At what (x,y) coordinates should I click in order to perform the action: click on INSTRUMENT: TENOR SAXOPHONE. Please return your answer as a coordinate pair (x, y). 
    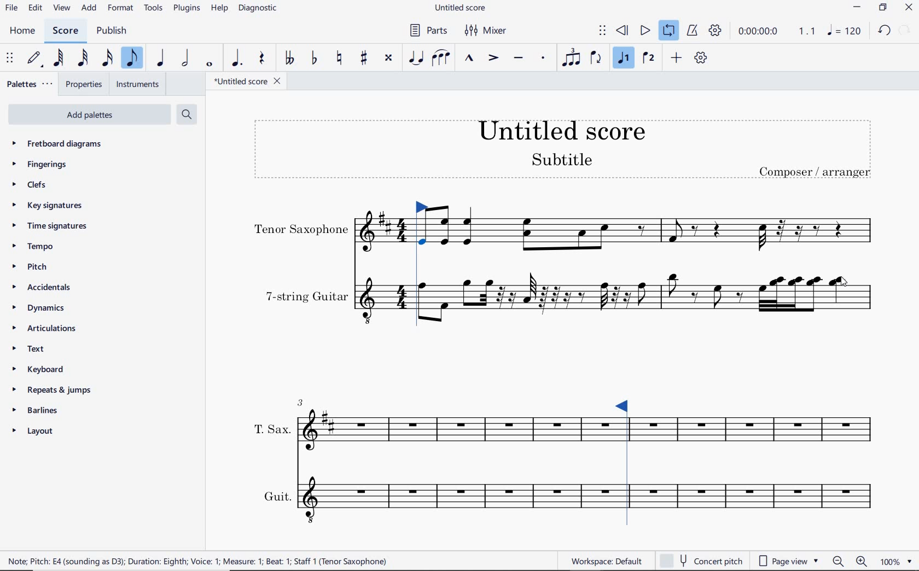
    Looking at the image, I should click on (326, 229).